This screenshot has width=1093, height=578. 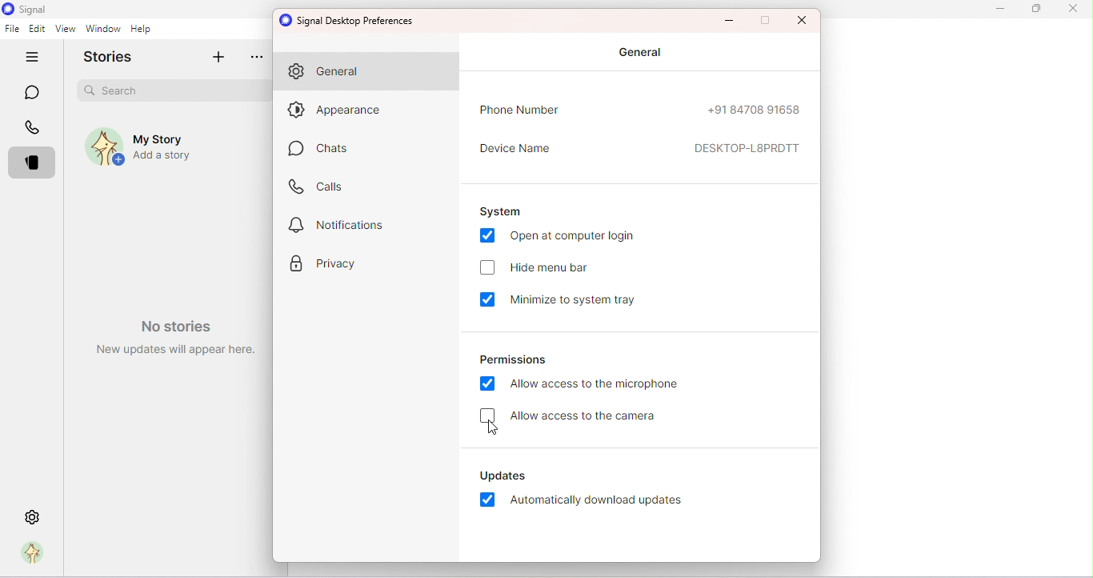 What do you see at coordinates (32, 167) in the screenshot?
I see `Stories` at bounding box center [32, 167].